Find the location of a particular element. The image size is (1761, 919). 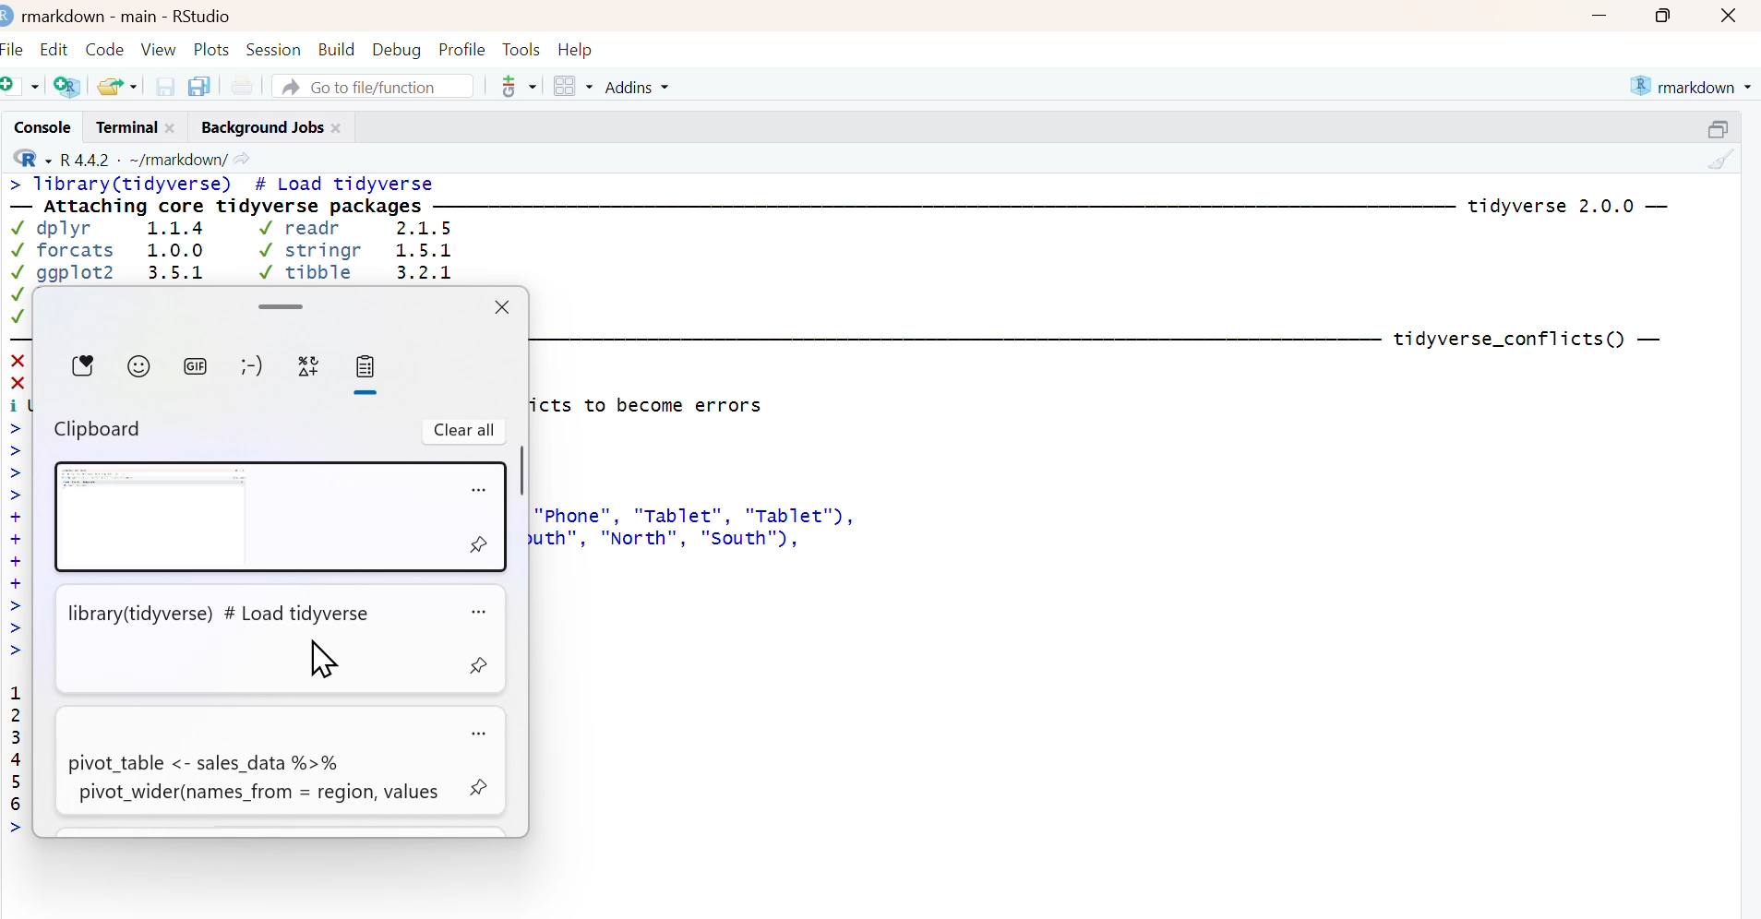

Console is located at coordinates (39, 126).